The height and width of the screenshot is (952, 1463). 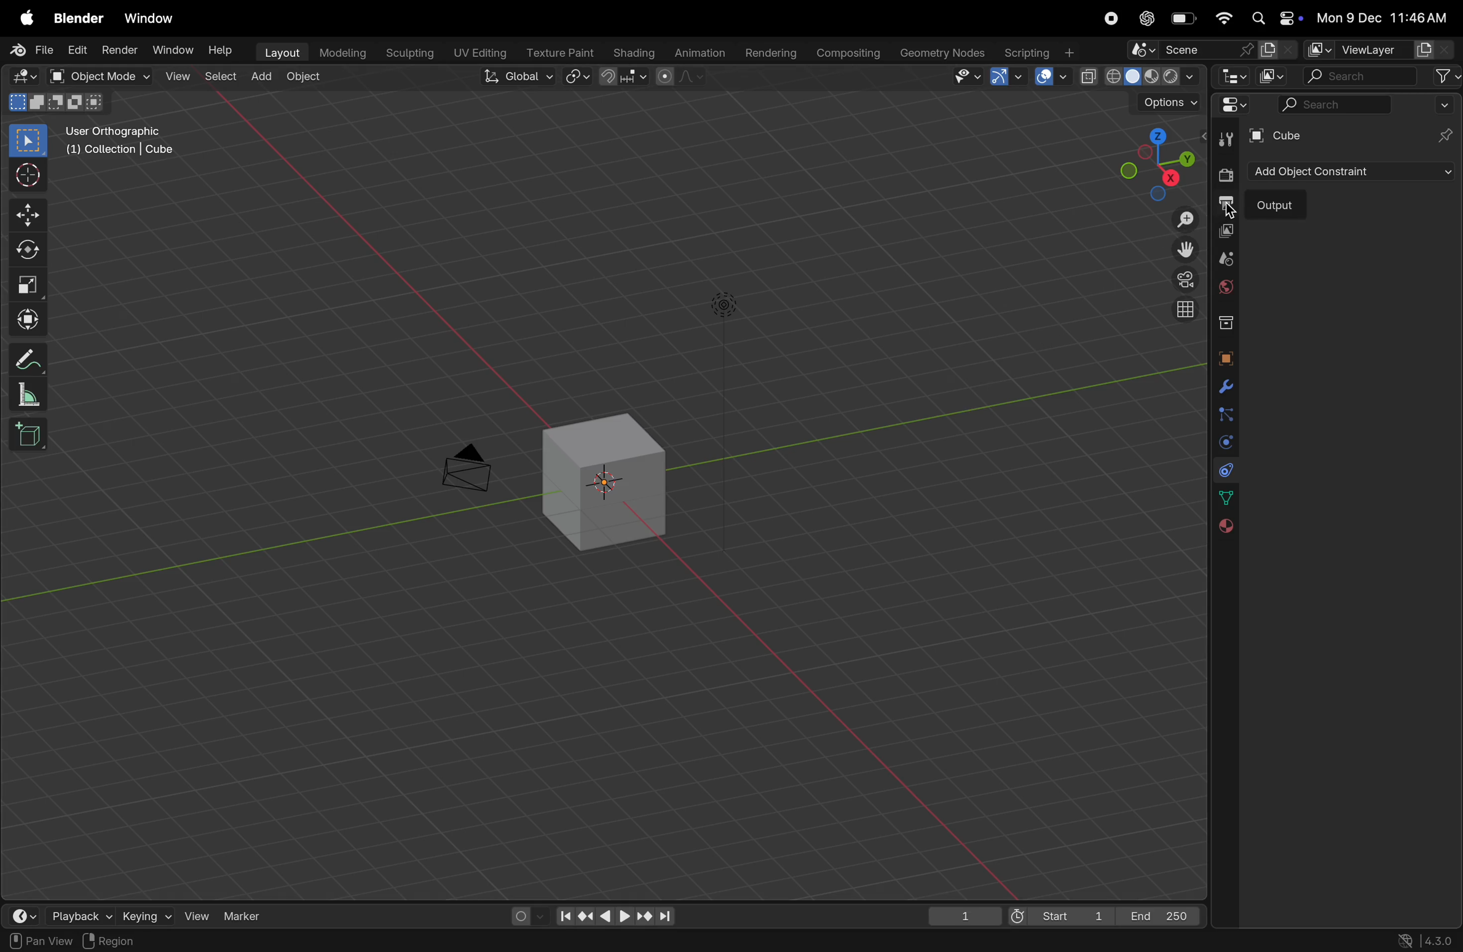 I want to click on Geometry nodes, so click(x=944, y=53).